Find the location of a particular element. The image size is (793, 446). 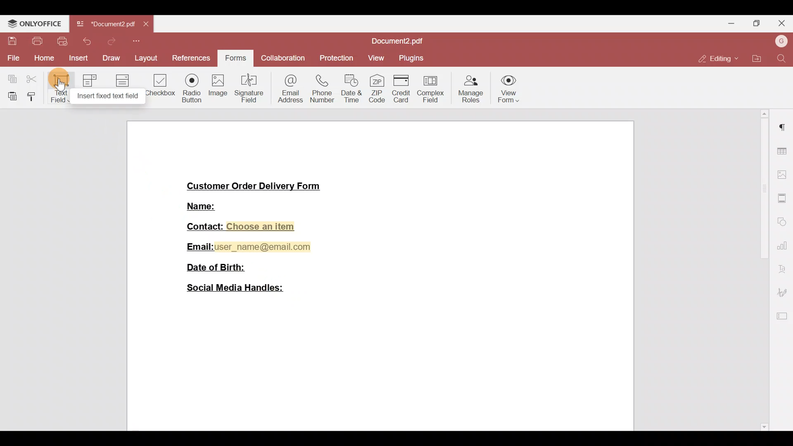

Editing mode is located at coordinates (717, 59).